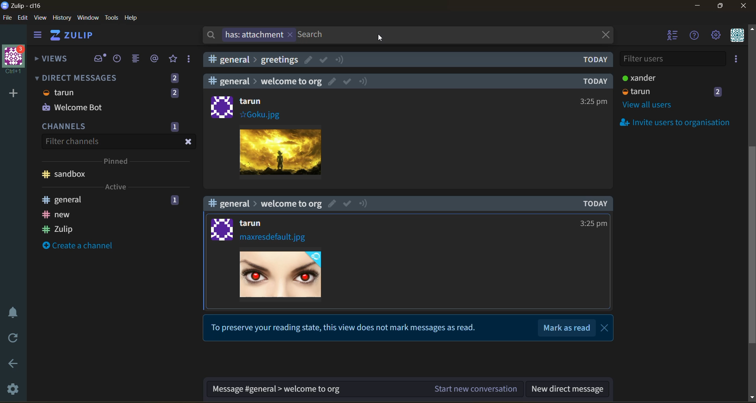 The image size is (756, 403). I want to click on 2, so click(174, 78).